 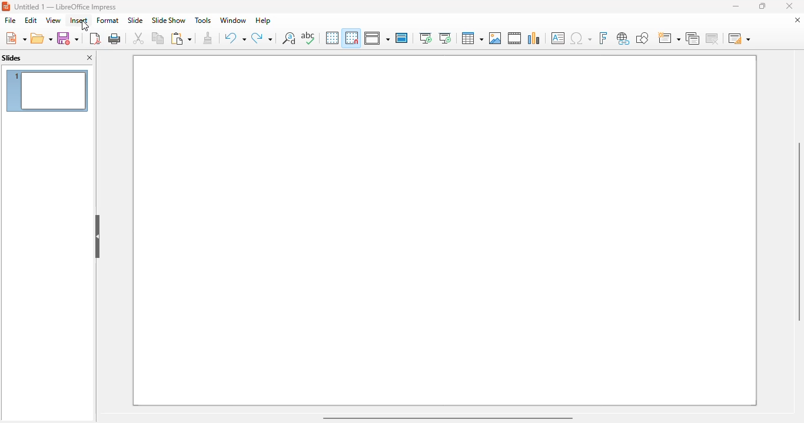 What do you see at coordinates (534, 38) in the screenshot?
I see `insert chart` at bounding box center [534, 38].